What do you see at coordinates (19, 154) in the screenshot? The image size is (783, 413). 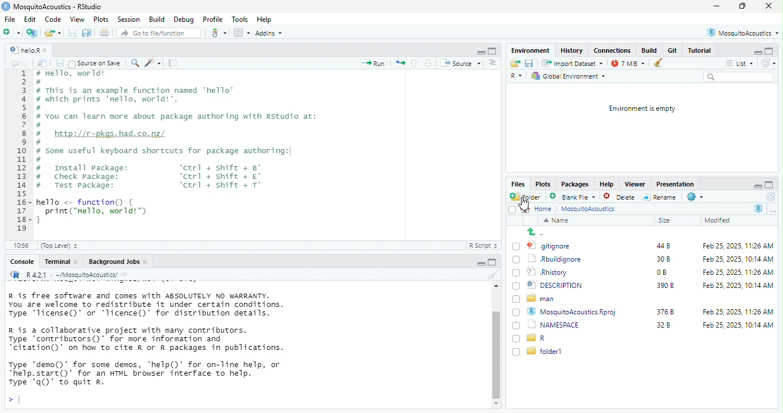 I see `+
2
3
4
5
6
7
8
9

10
11
12
13
14
15
16
17
18
19` at bounding box center [19, 154].